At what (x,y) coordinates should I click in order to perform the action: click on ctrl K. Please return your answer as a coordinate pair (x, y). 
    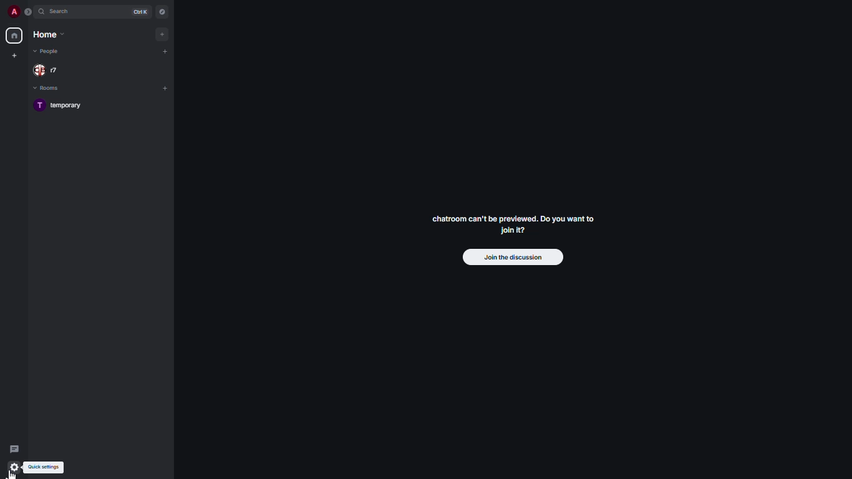
    Looking at the image, I should click on (140, 12).